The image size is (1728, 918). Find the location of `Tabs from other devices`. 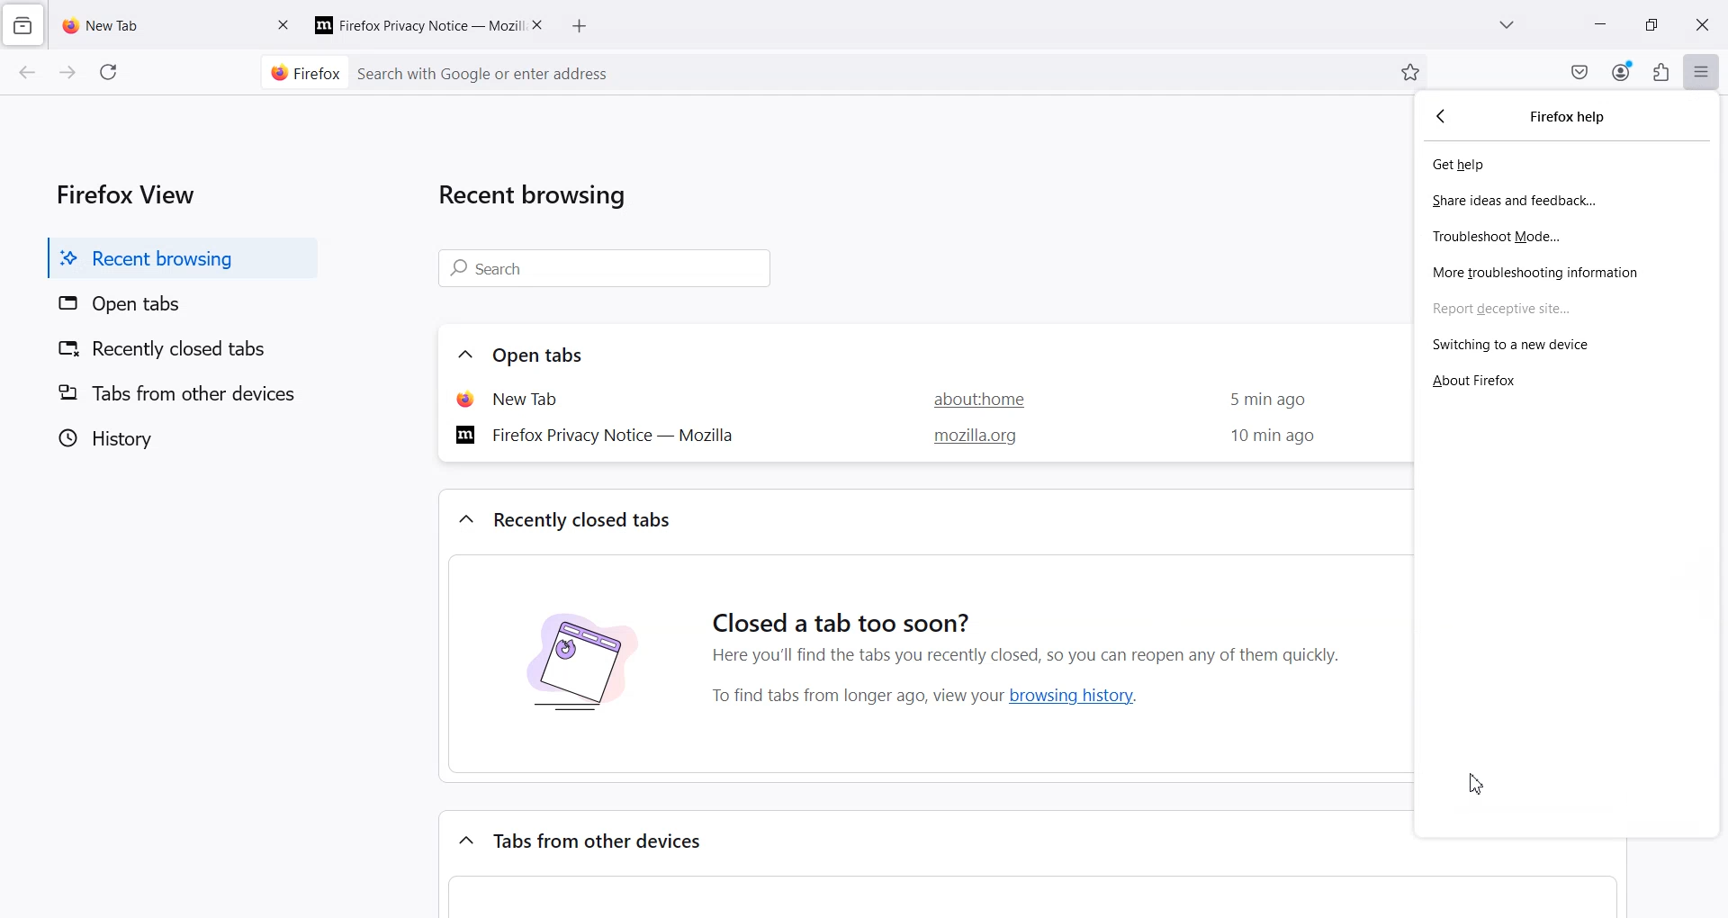

Tabs from other devices is located at coordinates (603, 841).